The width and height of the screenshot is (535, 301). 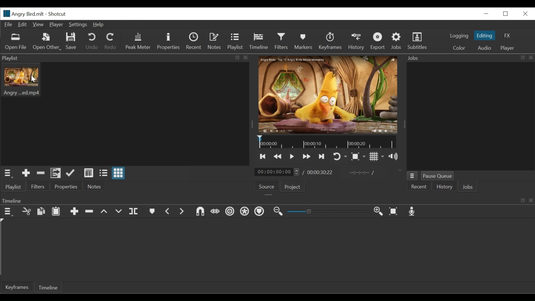 What do you see at coordinates (39, 81) in the screenshot?
I see `cursor` at bounding box center [39, 81].